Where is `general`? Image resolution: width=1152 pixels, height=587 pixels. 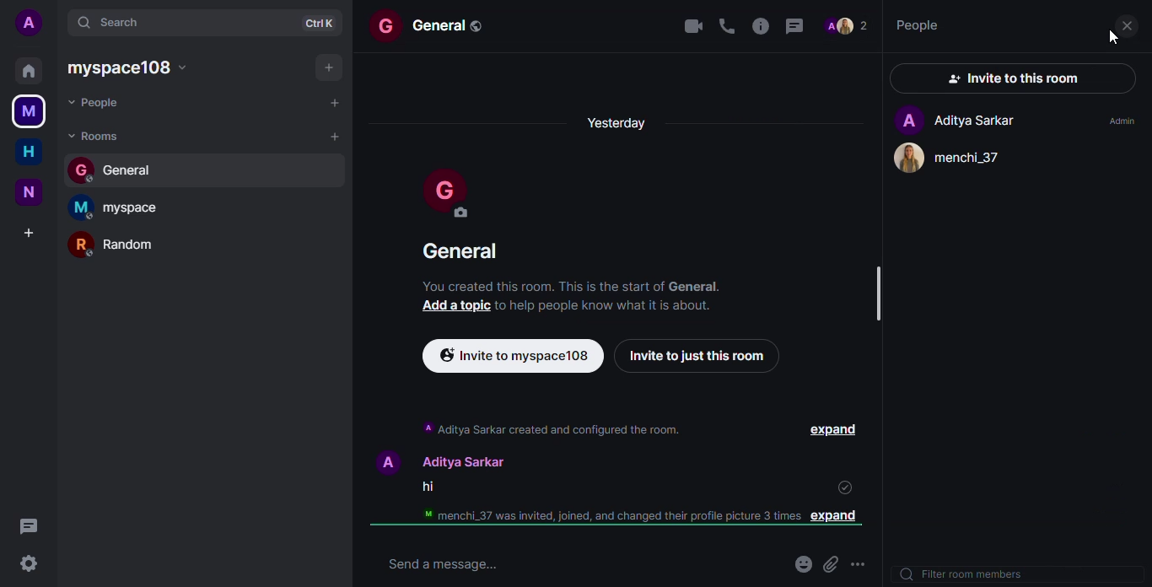 general is located at coordinates (120, 169).